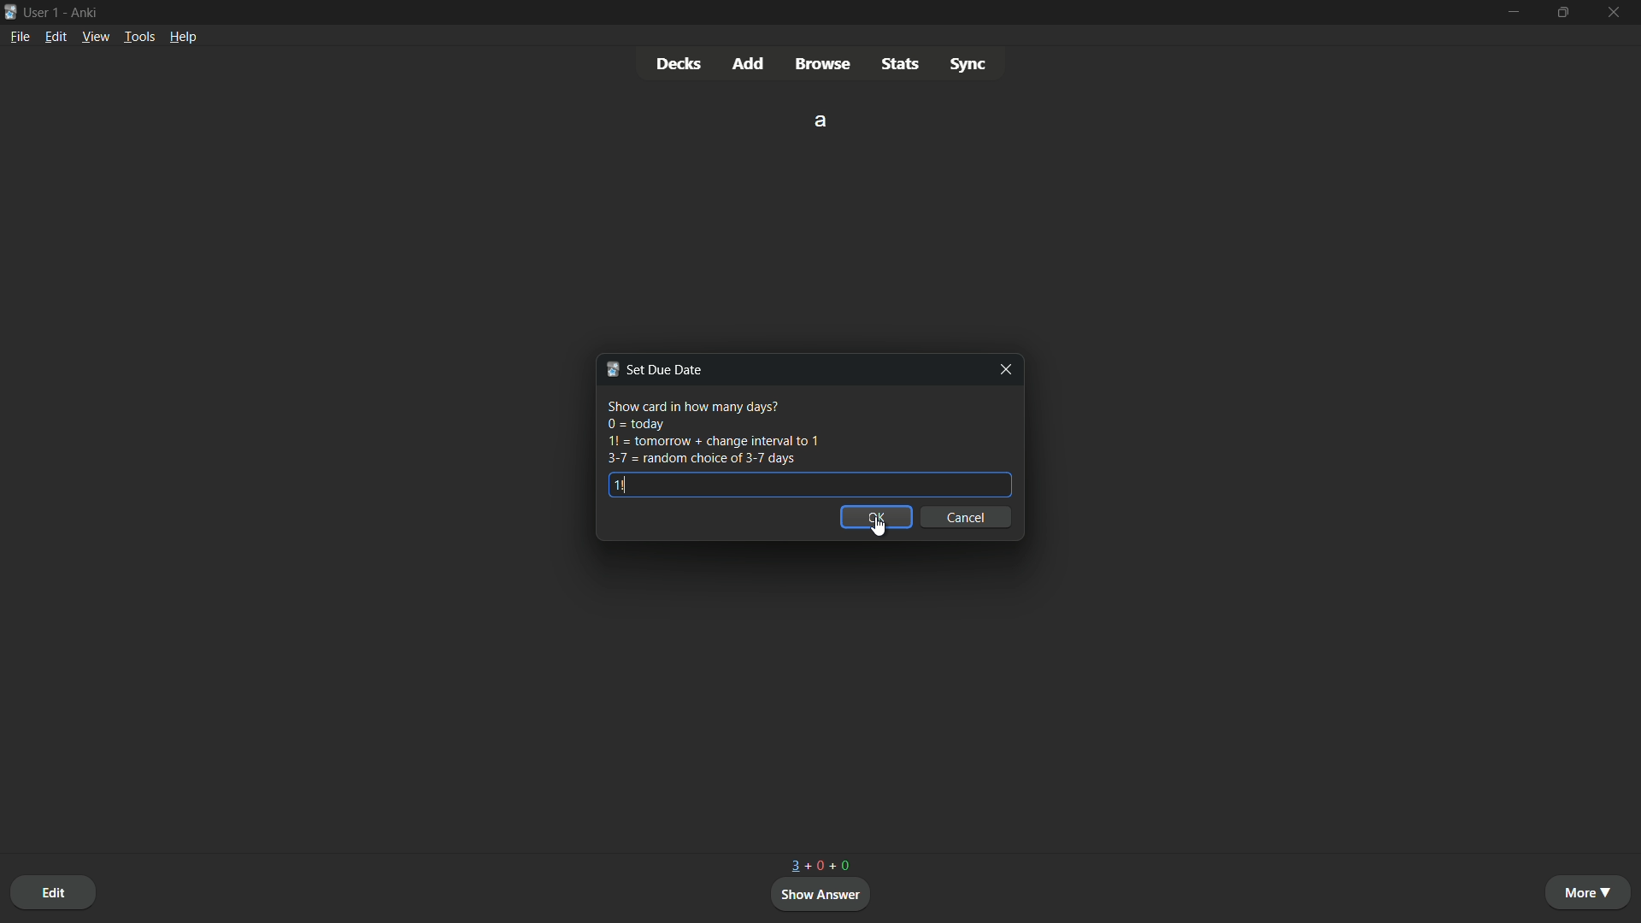  I want to click on show answer, so click(822, 895).